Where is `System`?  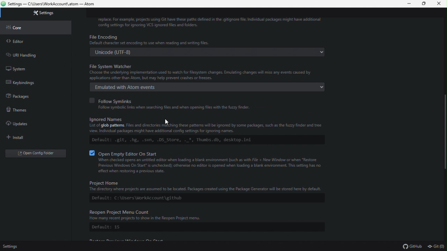
System is located at coordinates (34, 67).